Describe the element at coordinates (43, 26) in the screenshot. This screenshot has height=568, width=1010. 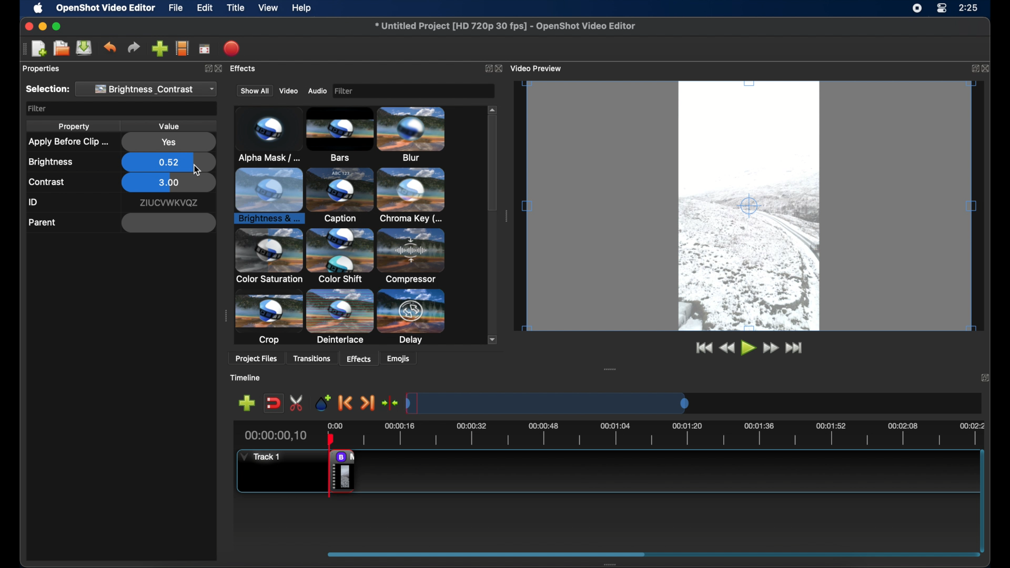
I see `minimize` at that location.